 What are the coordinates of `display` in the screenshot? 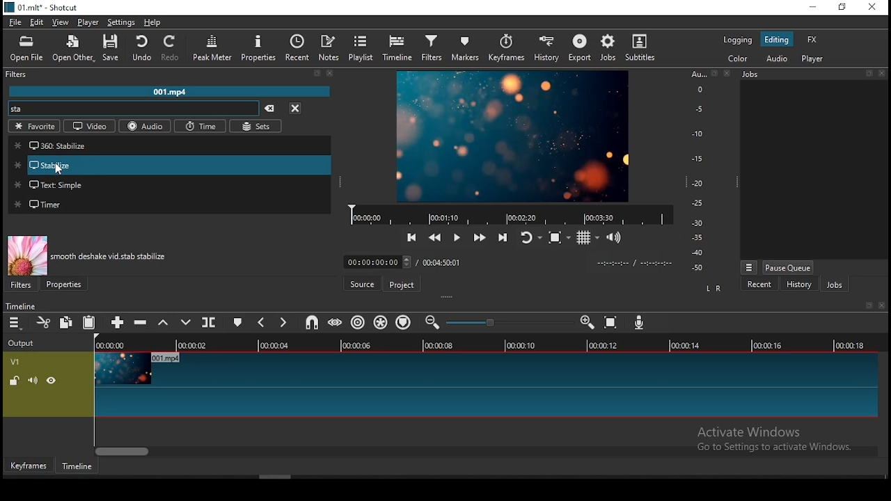 It's located at (816, 170).